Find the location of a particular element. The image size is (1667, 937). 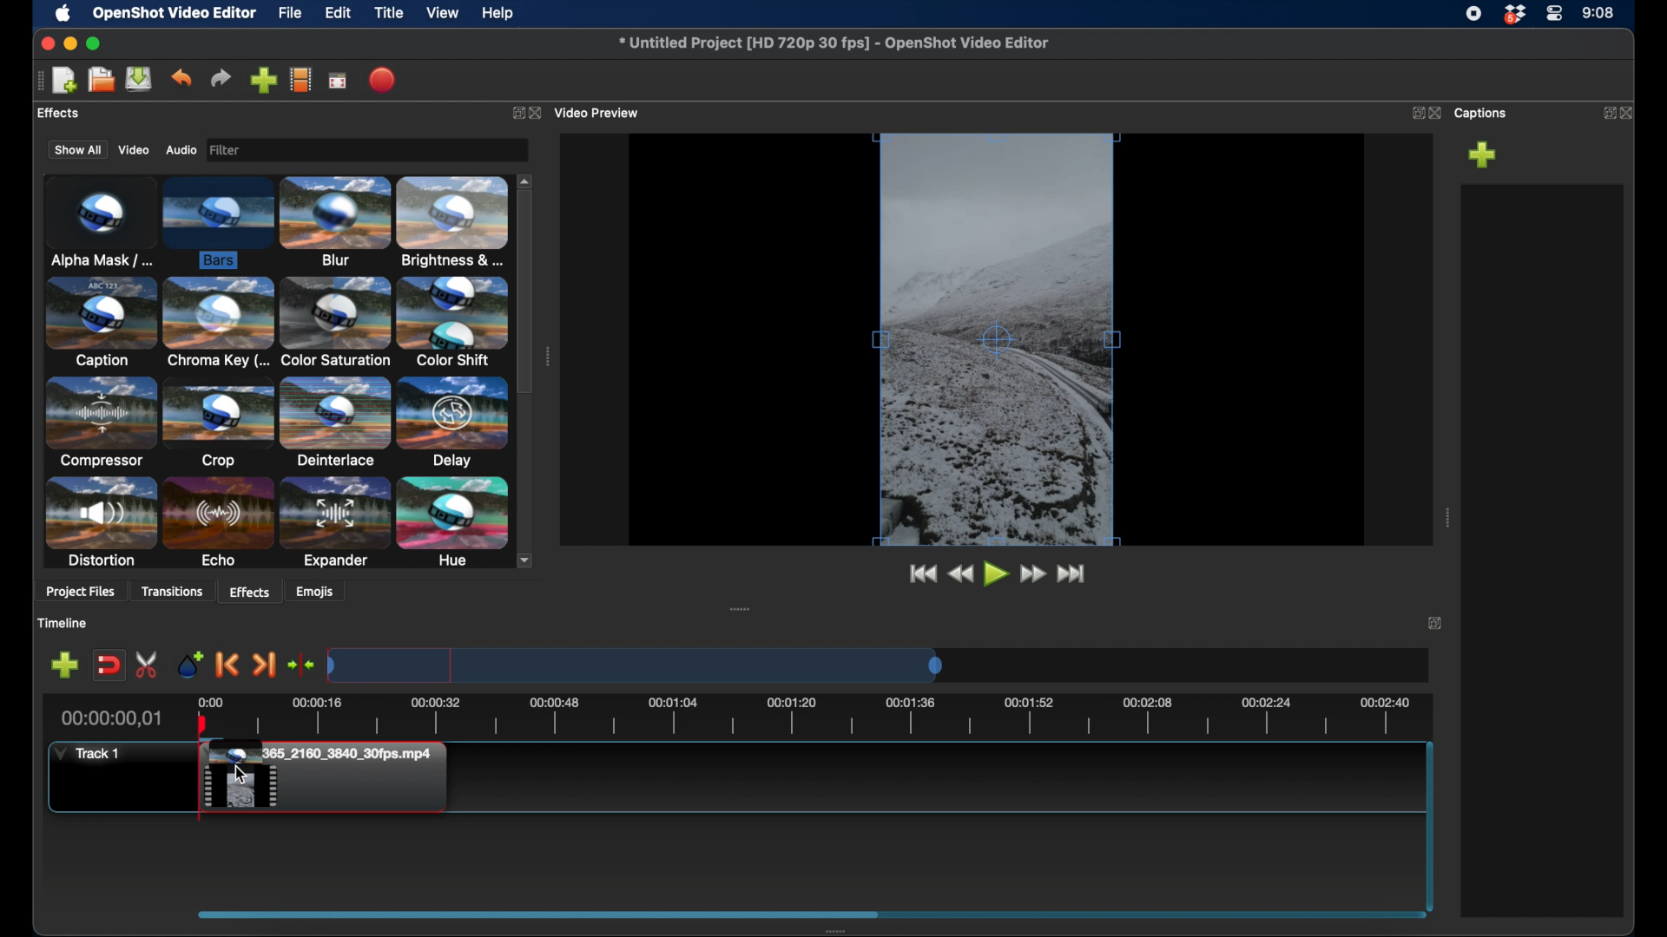

echo is located at coordinates (219, 522).